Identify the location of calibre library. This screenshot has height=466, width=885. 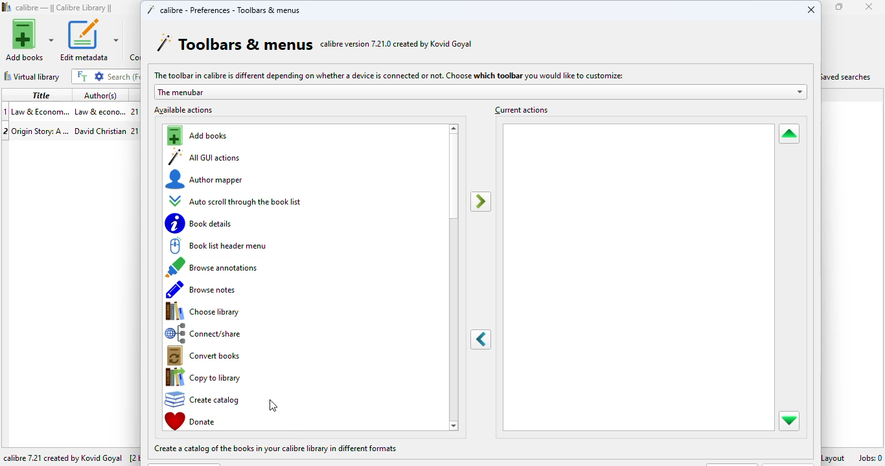
(65, 8).